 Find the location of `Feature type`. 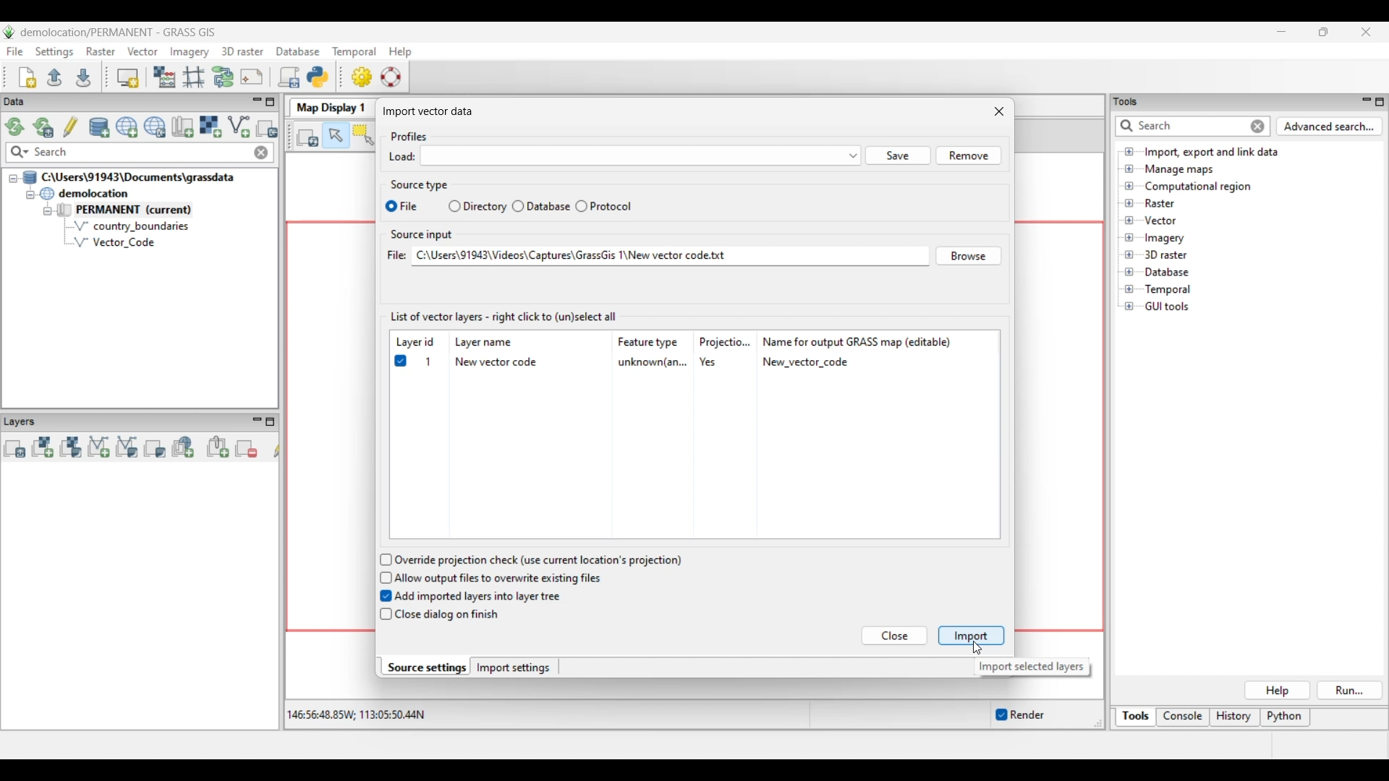

Feature type is located at coordinates (650, 341).